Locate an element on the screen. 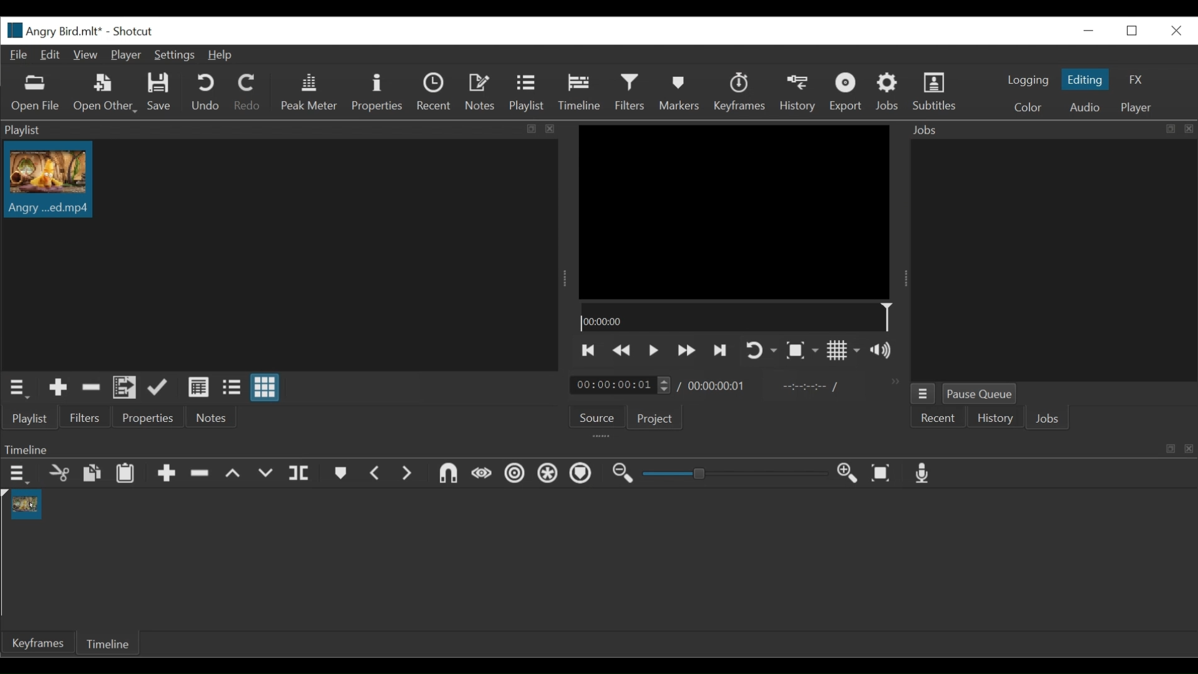  jobs menu is located at coordinates (922, 394).